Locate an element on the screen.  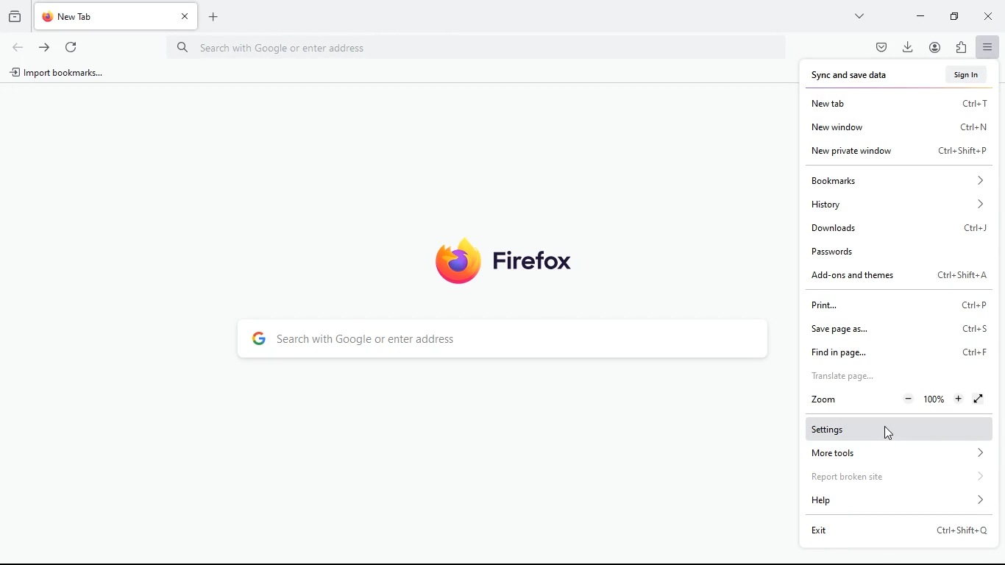
passwords is located at coordinates (903, 250).